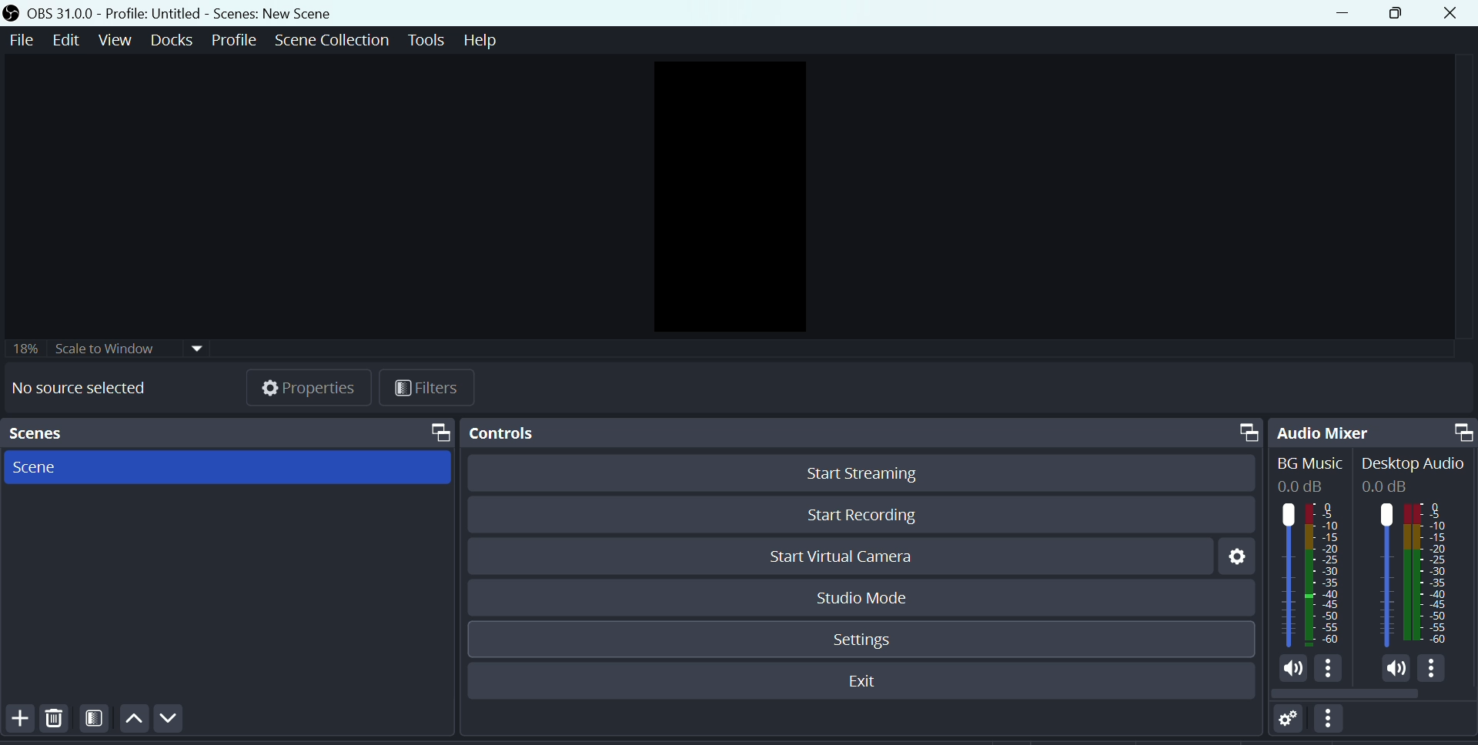 The height and width of the screenshot is (745, 1478). I want to click on help, so click(486, 44).